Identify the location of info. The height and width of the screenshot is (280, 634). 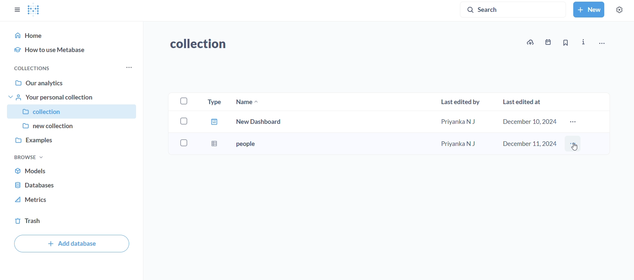
(584, 42).